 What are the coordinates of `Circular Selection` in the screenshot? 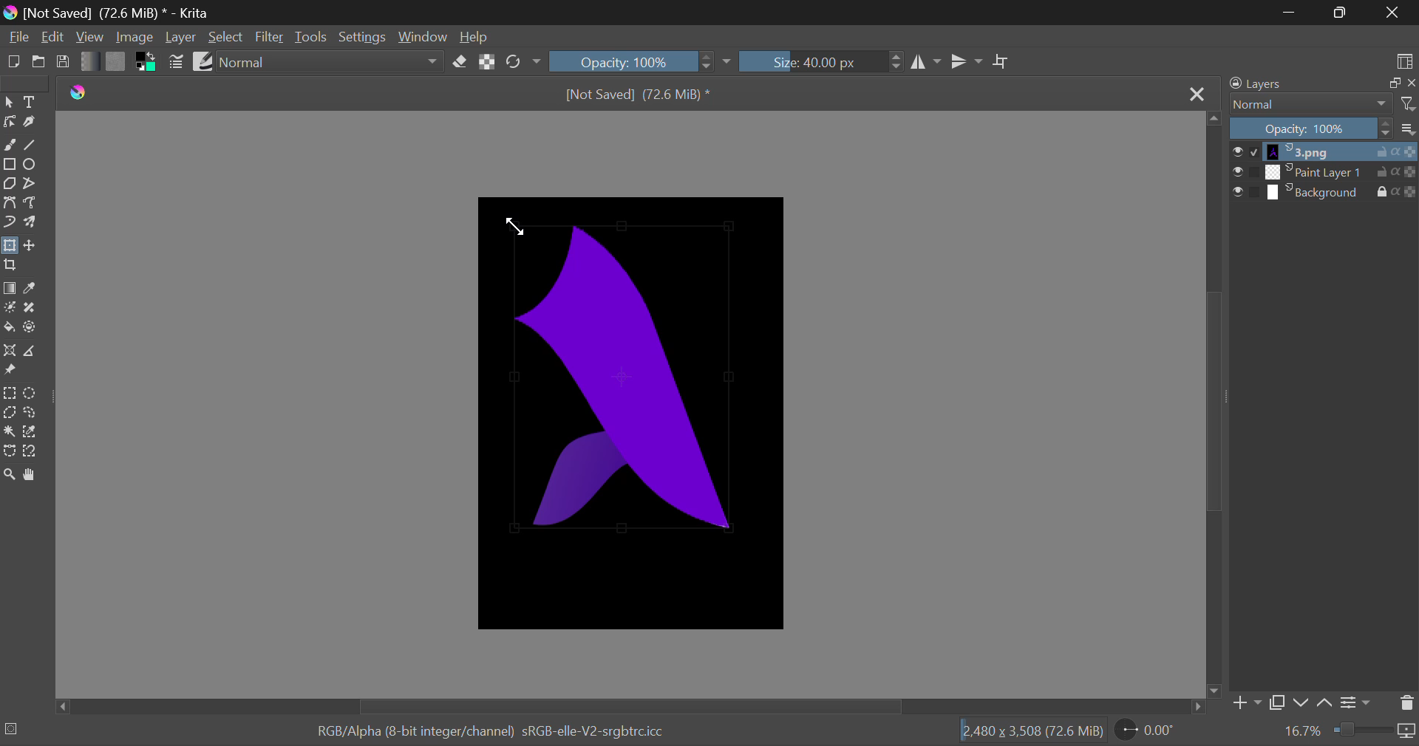 It's located at (31, 394).